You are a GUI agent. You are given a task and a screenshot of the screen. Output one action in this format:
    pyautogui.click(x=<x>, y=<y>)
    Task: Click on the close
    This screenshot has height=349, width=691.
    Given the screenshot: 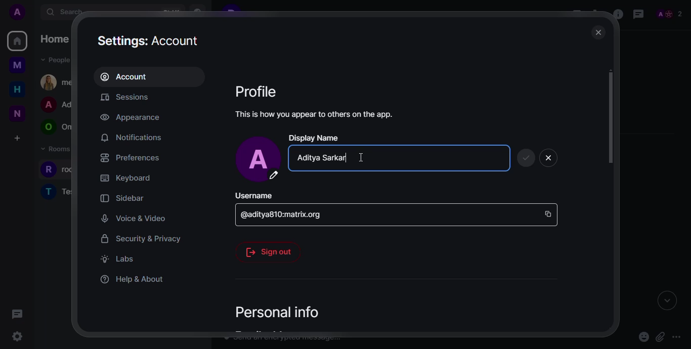 What is the action you would take?
    pyautogui.click(x=551, y=158)
    